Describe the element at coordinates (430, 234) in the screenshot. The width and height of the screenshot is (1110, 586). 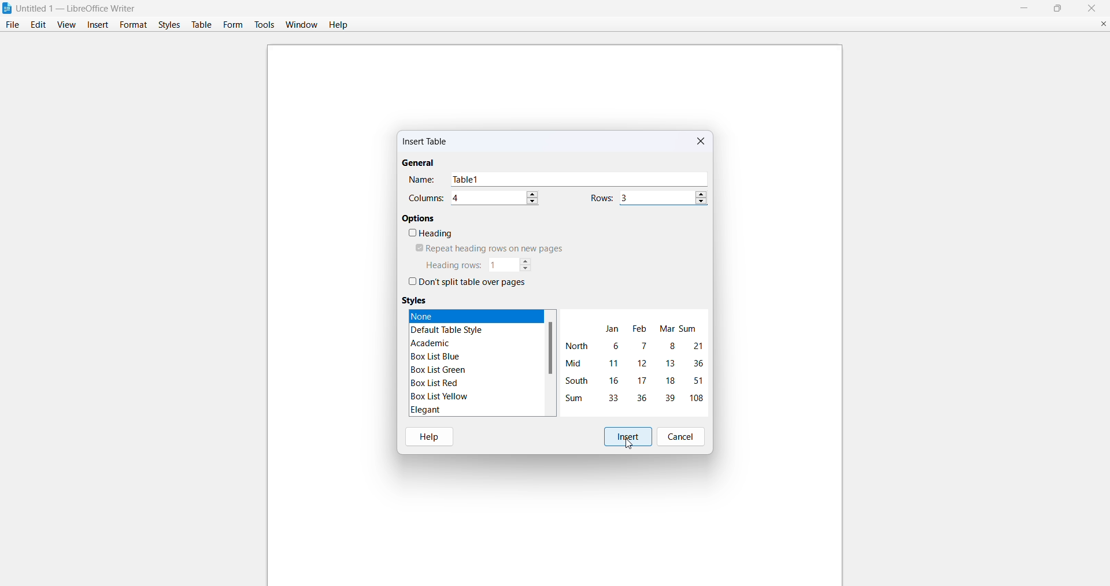
I see `heading` at that location.